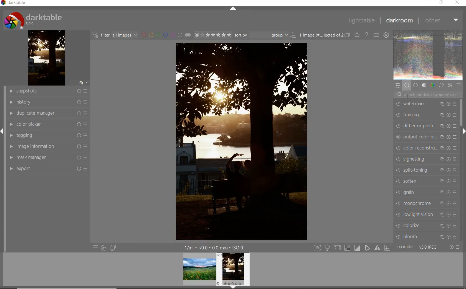  I want to click on duplicate manager, so click(46, 113).